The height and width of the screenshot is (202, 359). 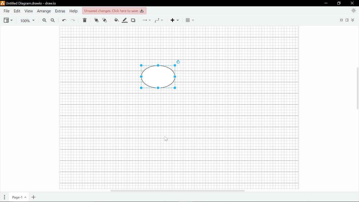 I want to click on Format, so click(x=348, y=20).